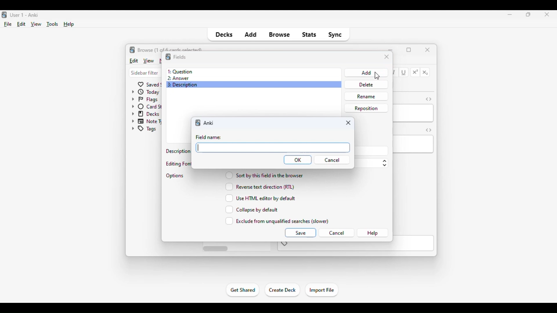 This screenshot has height=313, width=557. Describe the element at coordinates (387, 57) in the screenshot. I see `close` at that location.